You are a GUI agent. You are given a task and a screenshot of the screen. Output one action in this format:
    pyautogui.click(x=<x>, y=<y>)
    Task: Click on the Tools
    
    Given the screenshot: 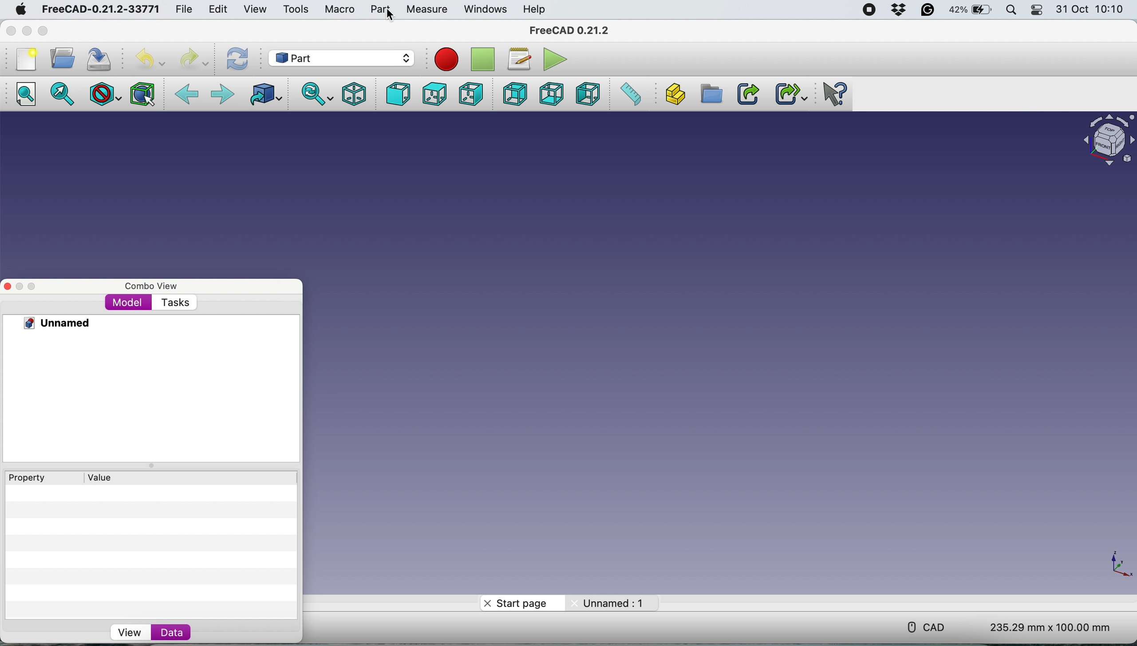 What is the action you would take?
    pyautogui.click(x=297, y=9)
    